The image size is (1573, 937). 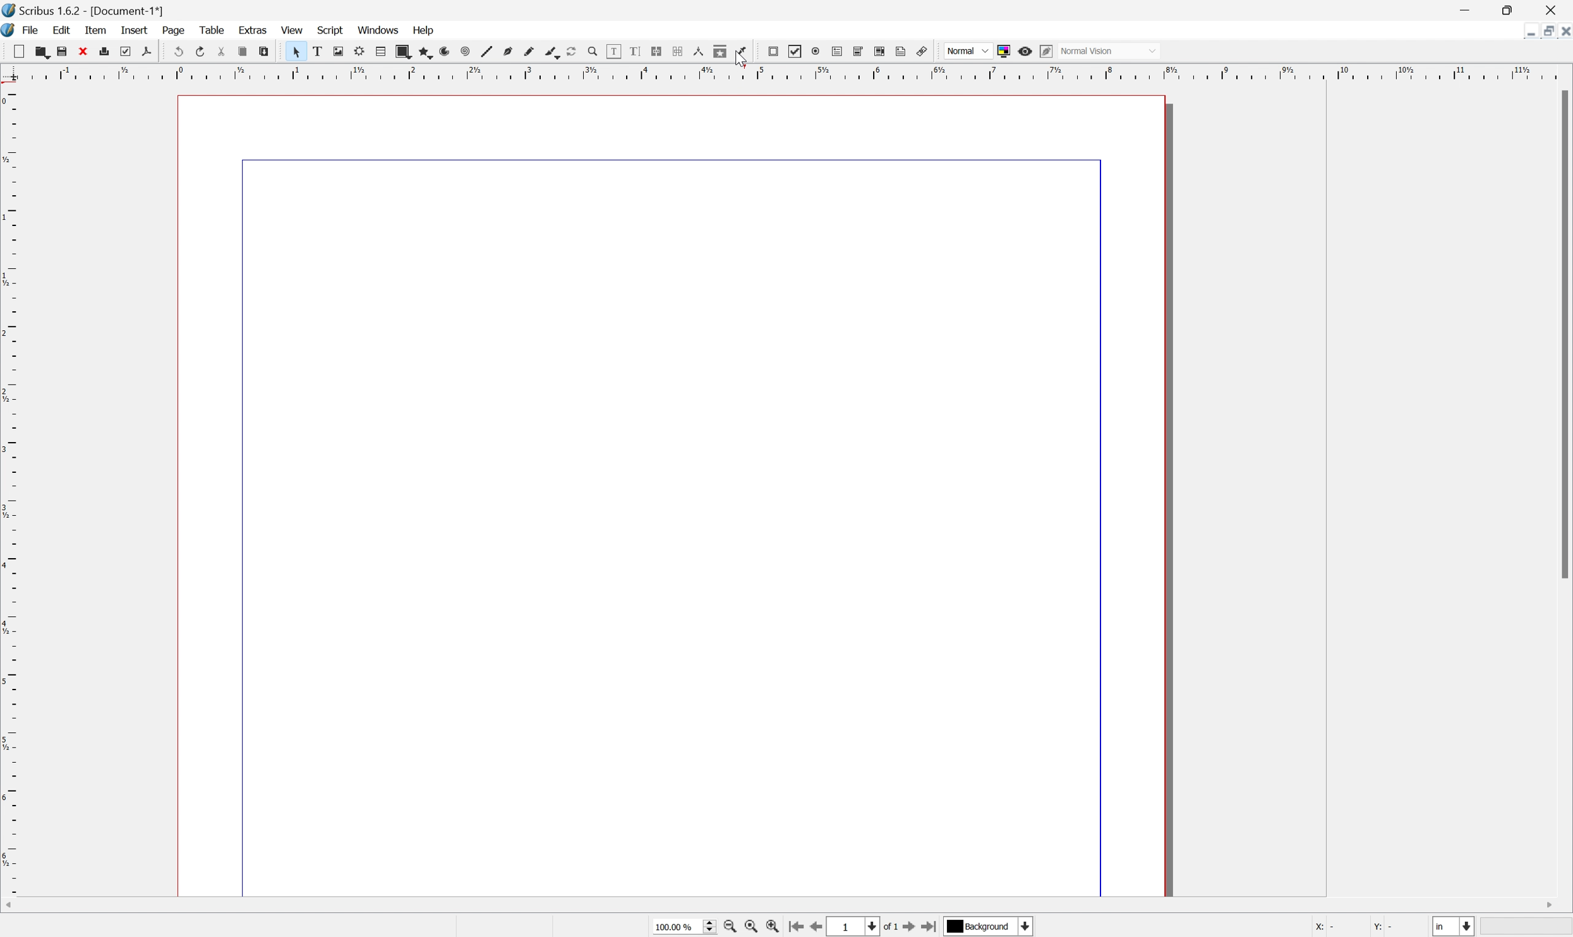 I want to click on help, so click(x=428, y=30).